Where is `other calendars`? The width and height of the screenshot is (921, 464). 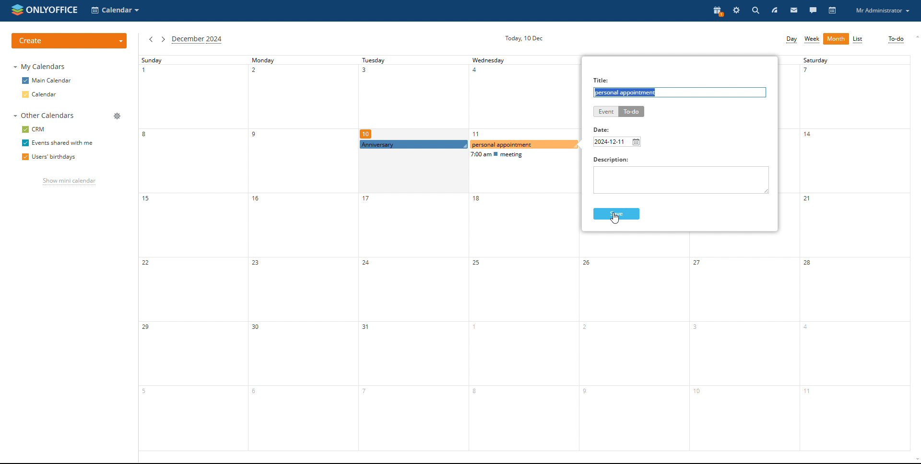 other calendars is located at coordinates (44, 116).